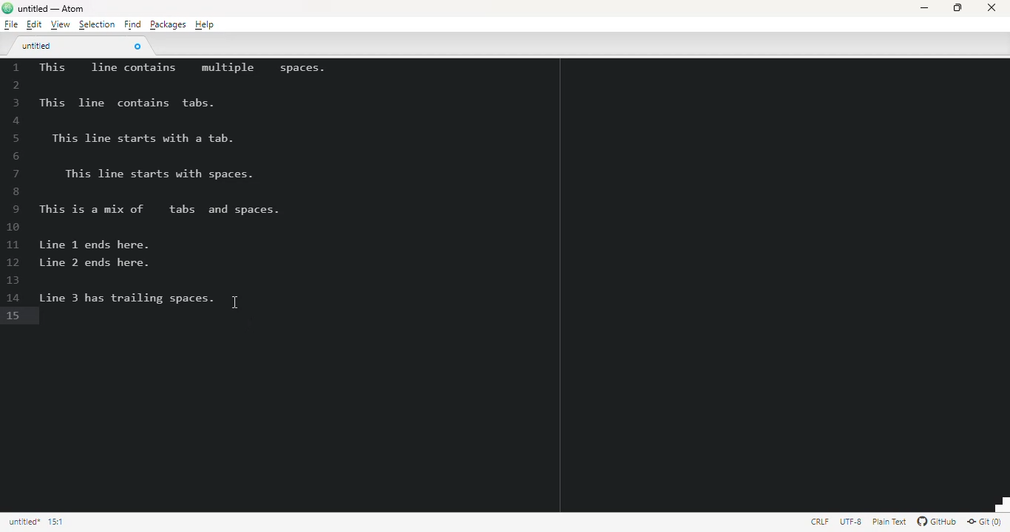  Describe the element at coordinates (991, 7) in the screenshot. I see `close` at that location.